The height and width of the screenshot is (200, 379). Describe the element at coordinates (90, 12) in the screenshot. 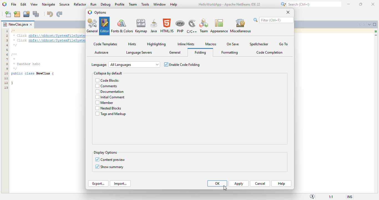

I see `logo` at that location.